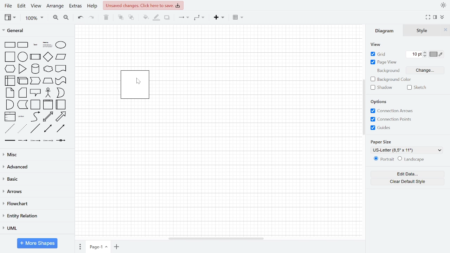 This screenshot has height=253, width=450. I want to click on actor, so click(48, 93).